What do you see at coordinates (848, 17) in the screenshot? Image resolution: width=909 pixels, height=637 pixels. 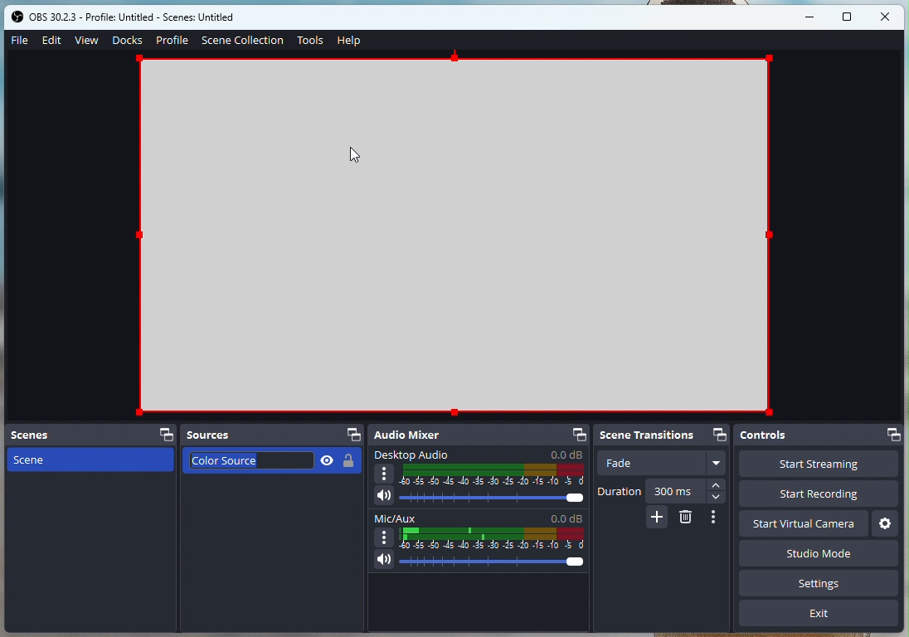 I see `maximise` at bounding box center [848, 17].